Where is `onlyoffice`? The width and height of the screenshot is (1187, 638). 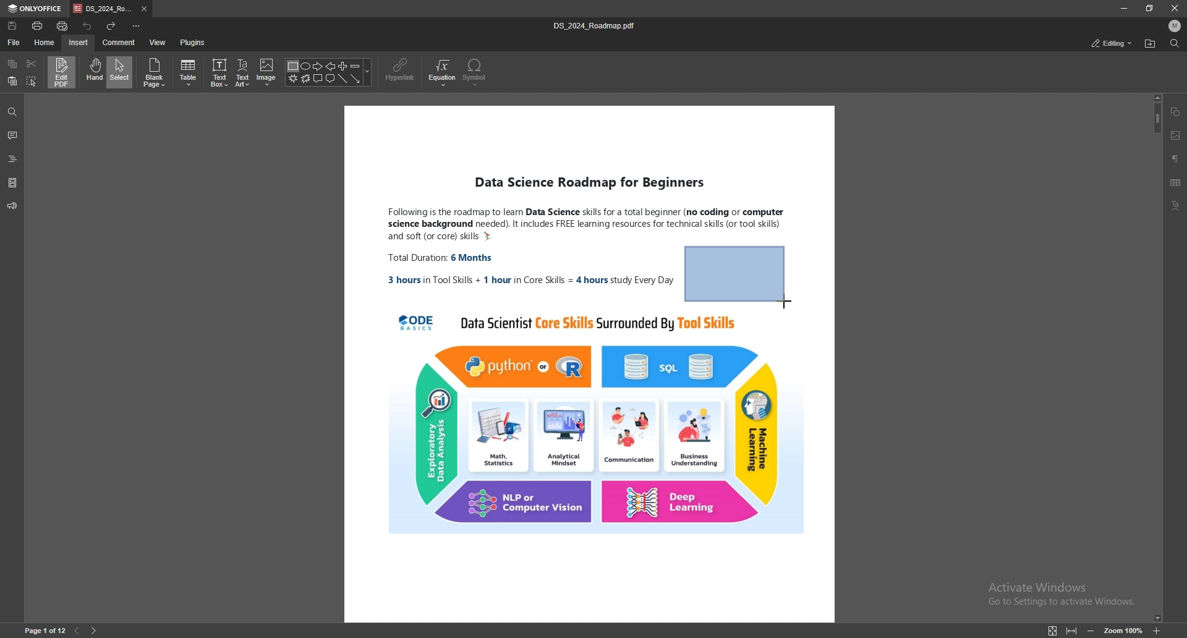
onlyoffice is located at coordinates (36, 9).